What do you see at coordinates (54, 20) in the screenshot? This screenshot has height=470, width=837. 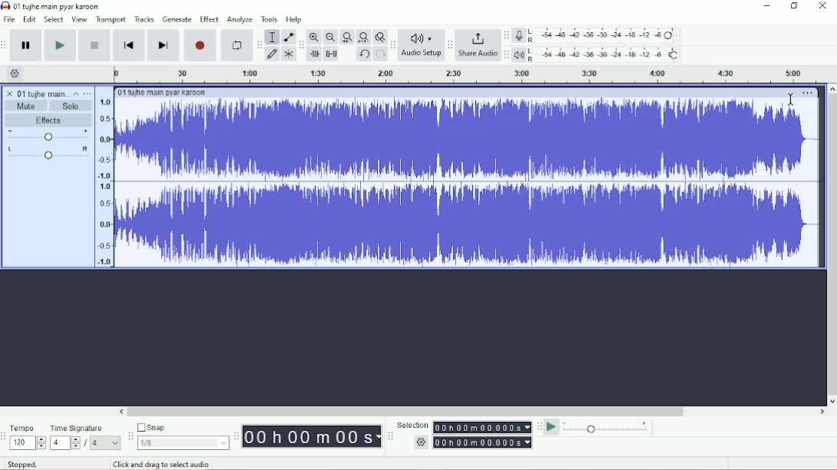 I see `Select` at bounding box center [54, 20].